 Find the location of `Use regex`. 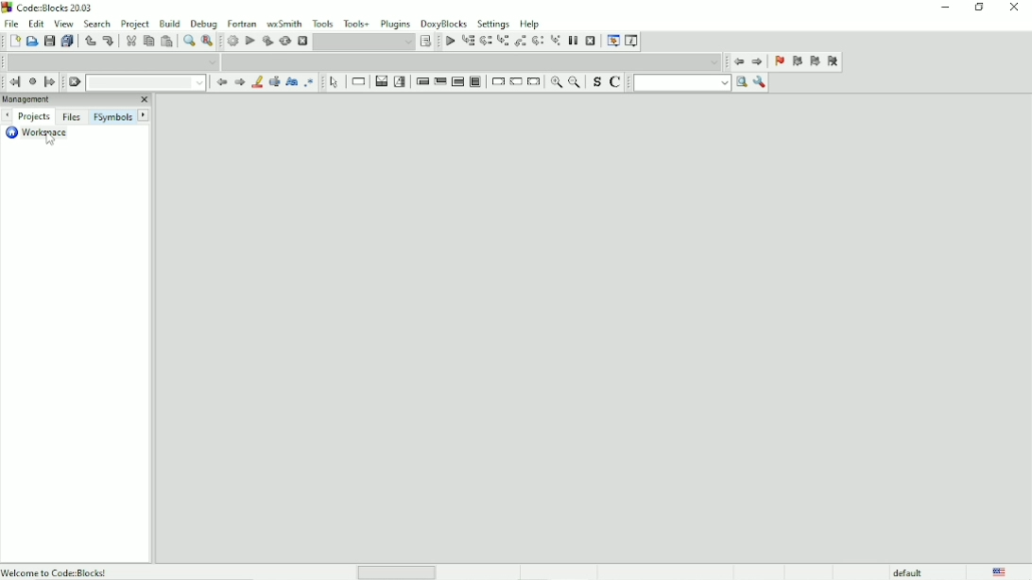

Use regex is located at coordinates (308, 82).